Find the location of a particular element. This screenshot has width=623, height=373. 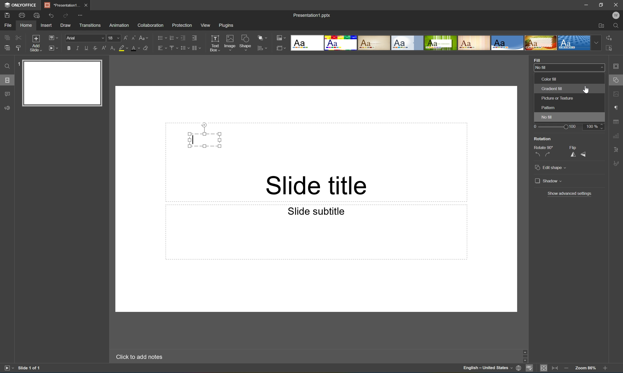

Slides is located at coordinates (8, 80).